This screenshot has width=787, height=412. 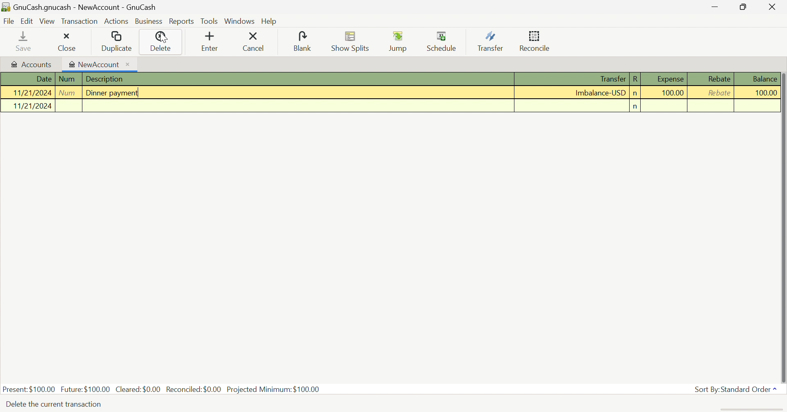 What do you see at coordinates (27, 106) in the screenshot?
I see `11/21/2024` at bounding box center [27, 106].